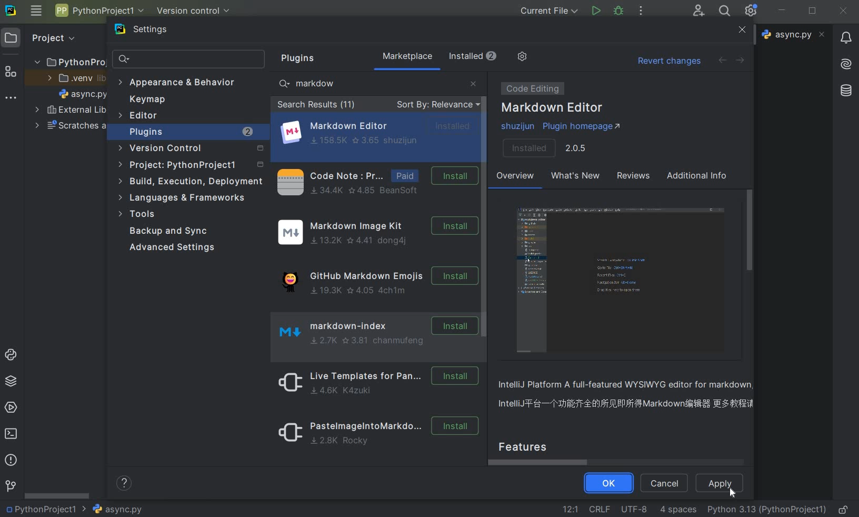 Image resolution: width=859 pixels, height=517 pixels. Describe the element at coordinates (174, 247) in the screenshot. I see `advanced settings` at that location.